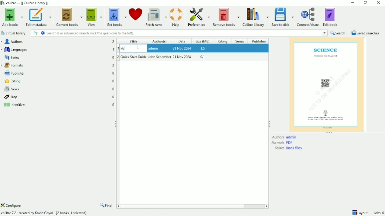 The height and width of the screenshot is (216, 385). What do you see at coordinates (182, 48) in the screenshot?
I see `21 Nov 2024` at bounding box center [182, 48].